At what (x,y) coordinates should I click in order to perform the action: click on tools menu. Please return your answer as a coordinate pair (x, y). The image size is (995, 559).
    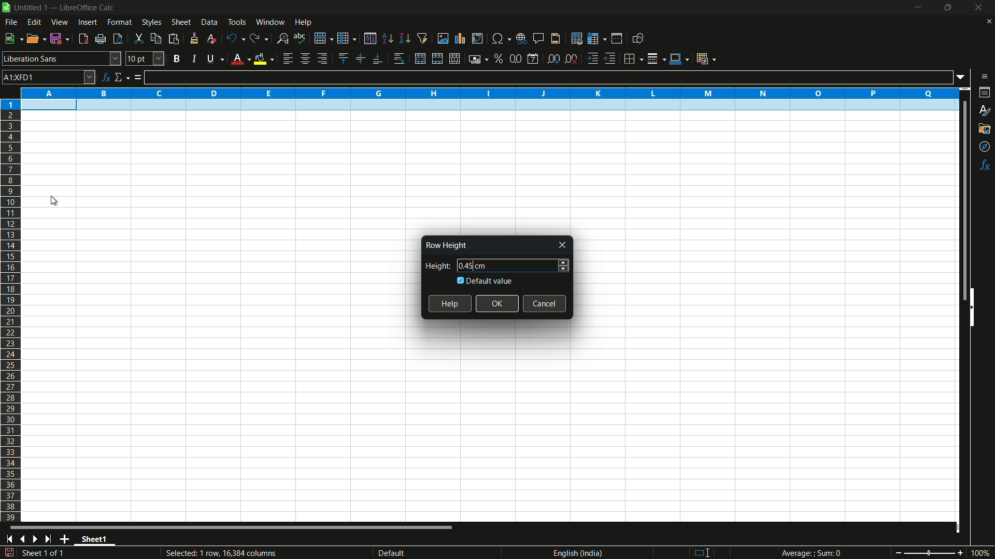
    Looking at the image, I should click on (236, 22).